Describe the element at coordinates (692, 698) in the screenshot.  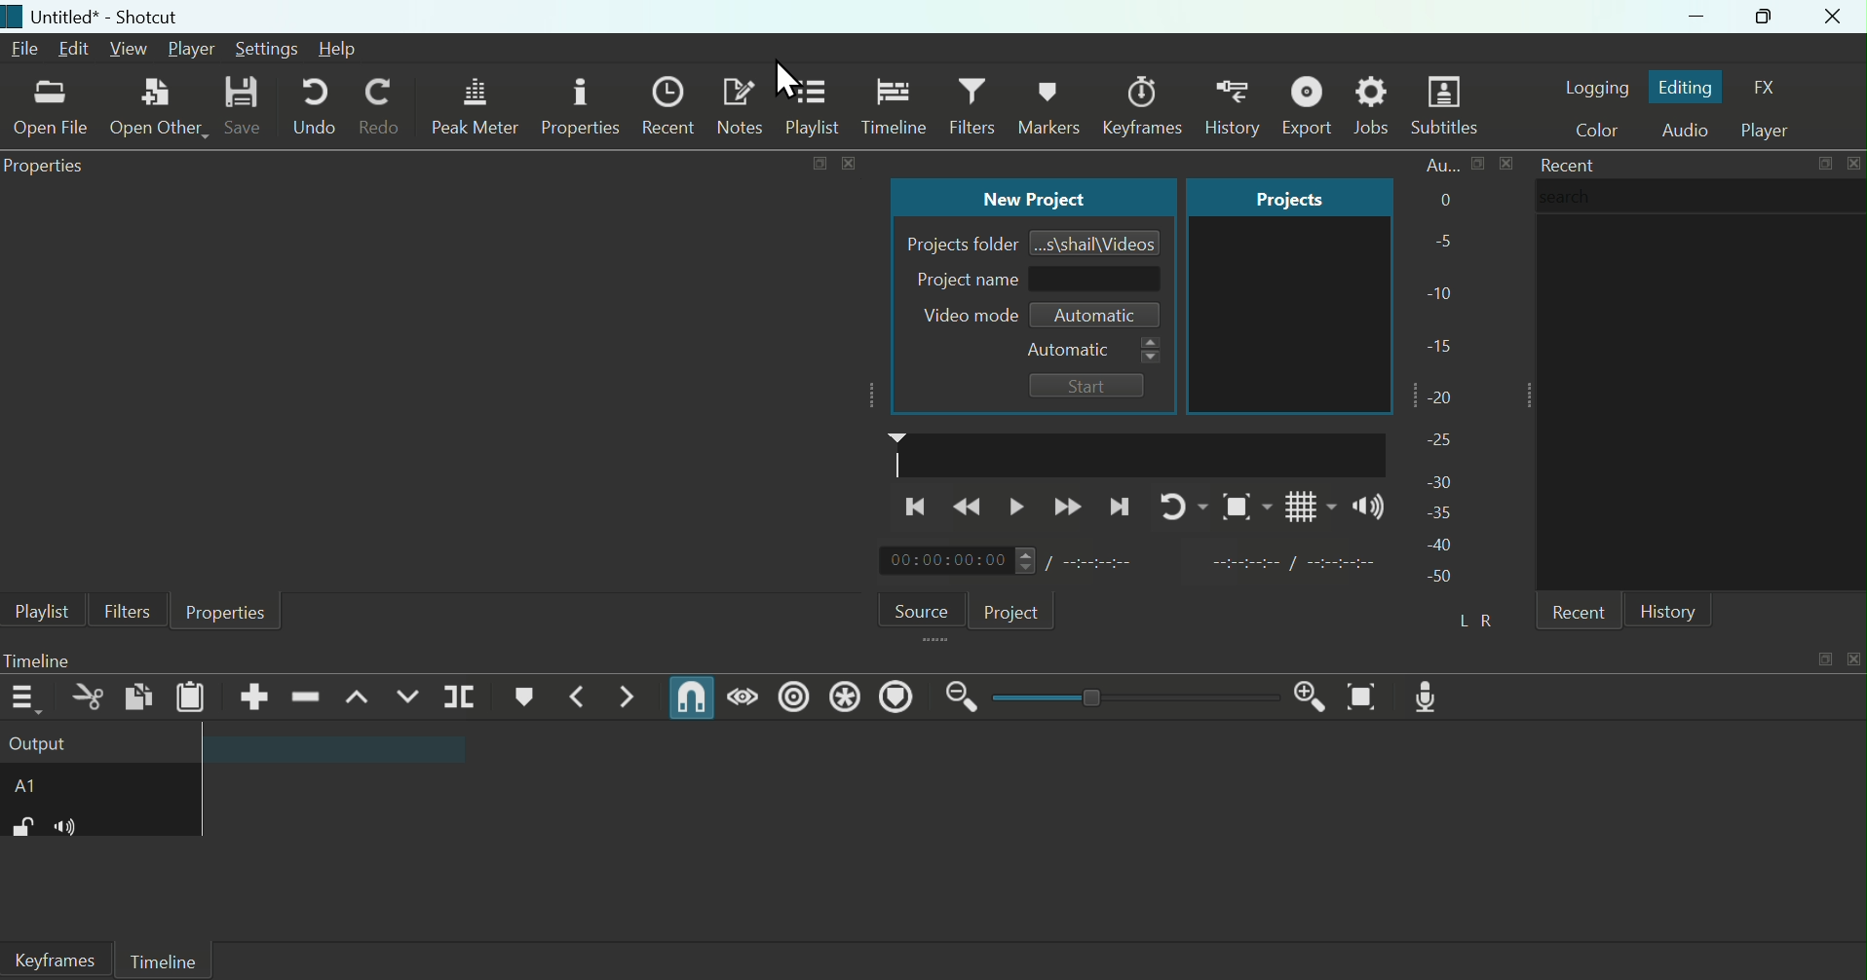
I see `Snap` at that location.